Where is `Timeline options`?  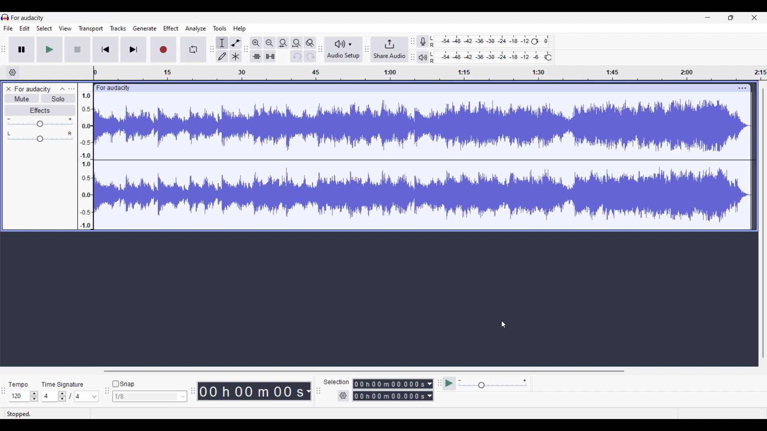 Timeline options is located at coordinates (13, 73).